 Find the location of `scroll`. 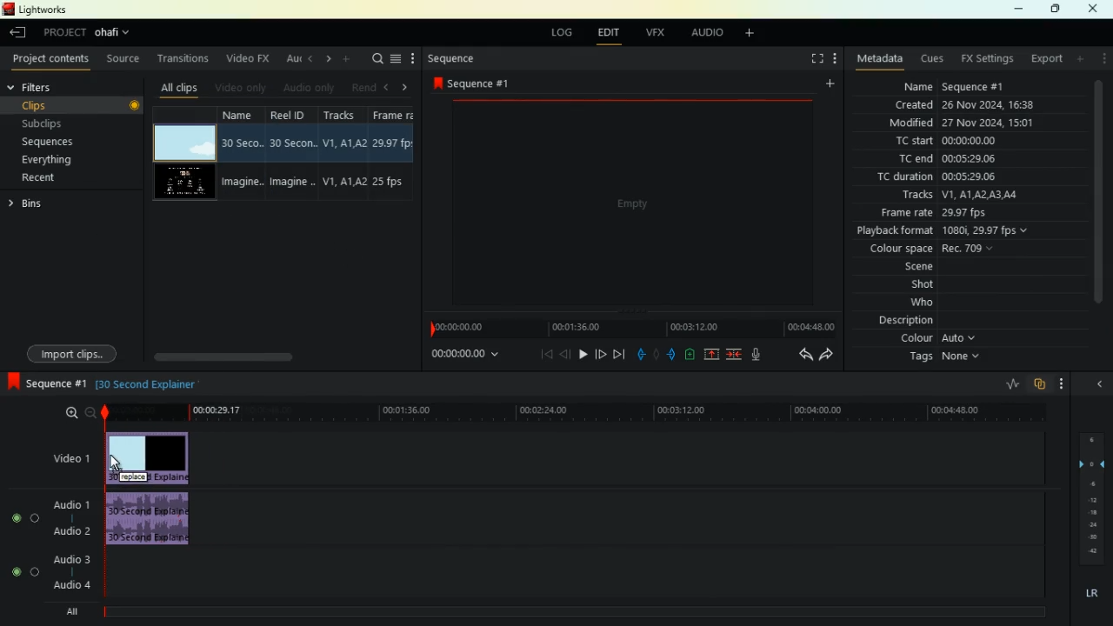

scroll is located at coordinates (244, 355).